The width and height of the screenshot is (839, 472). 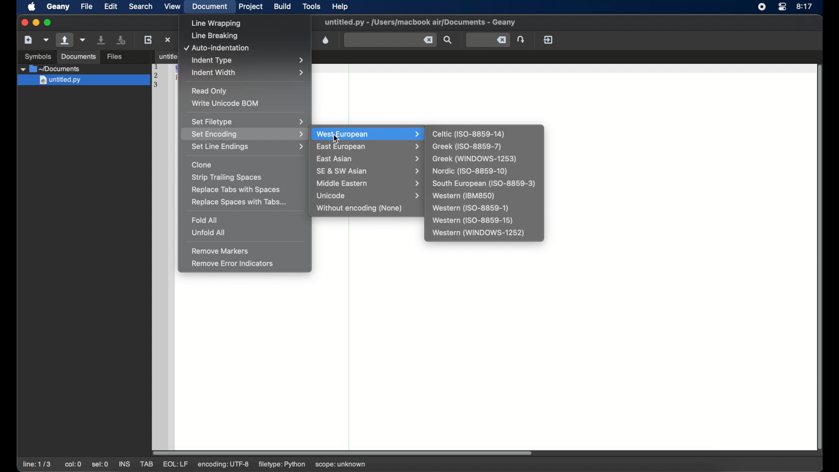 I want to click on replace spaces with tabs, so click(x=239, y=202).